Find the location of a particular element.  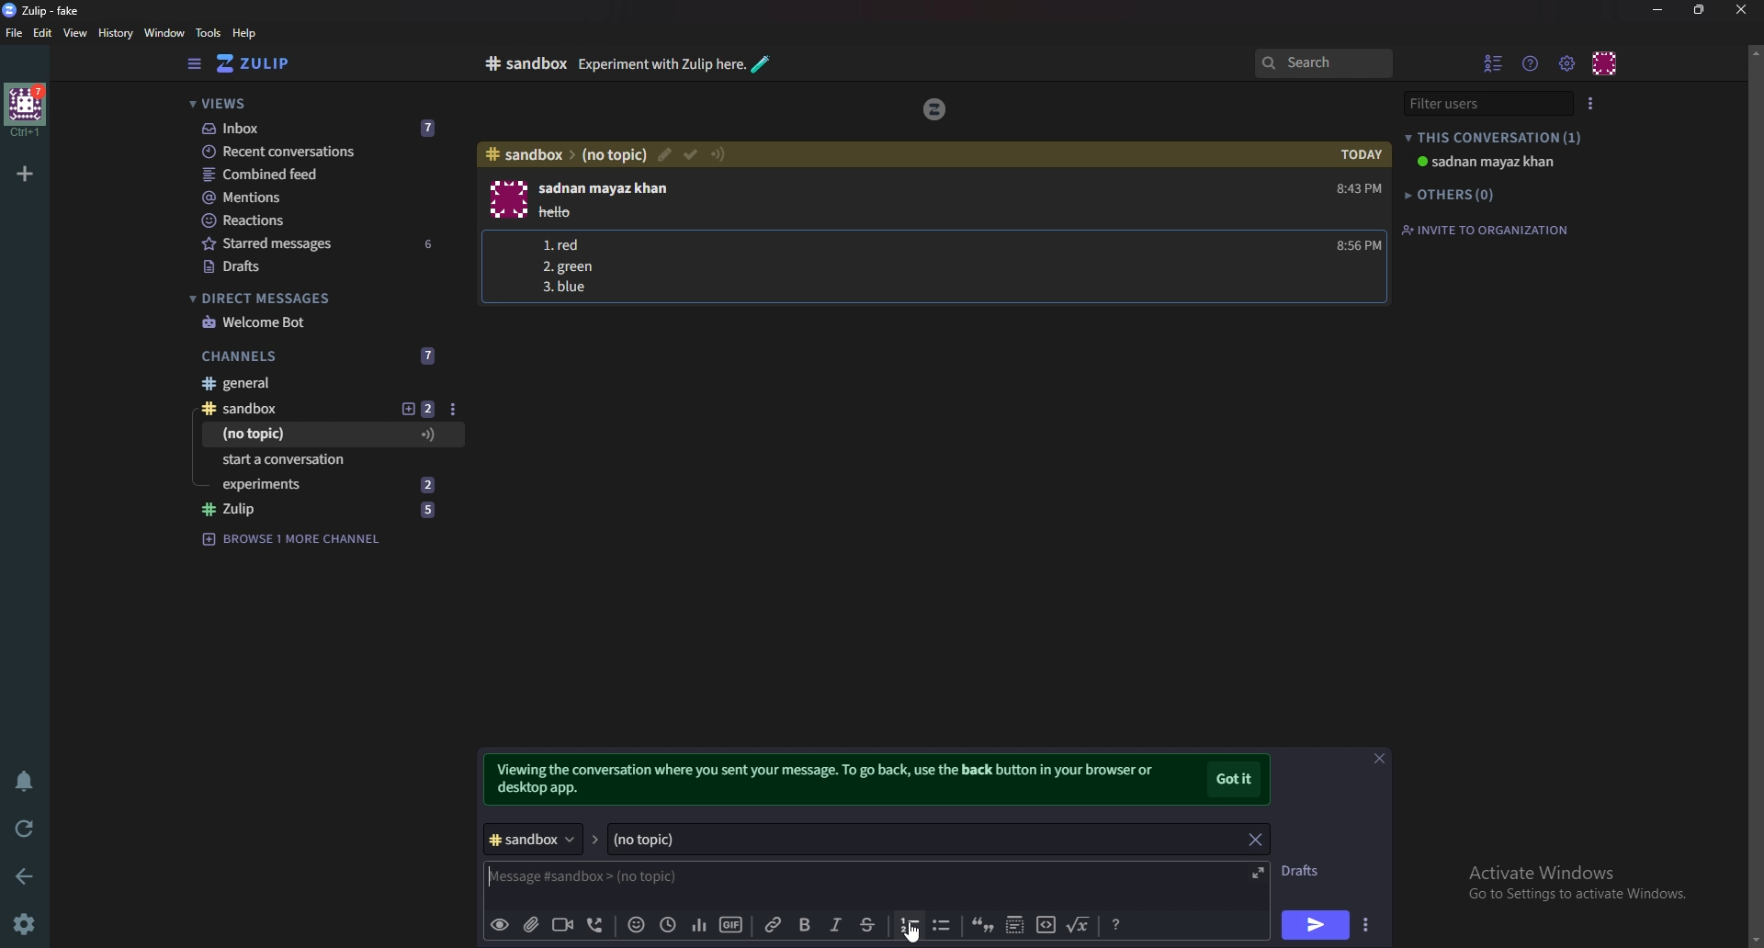

User photo is located at coordinates (506, 199).